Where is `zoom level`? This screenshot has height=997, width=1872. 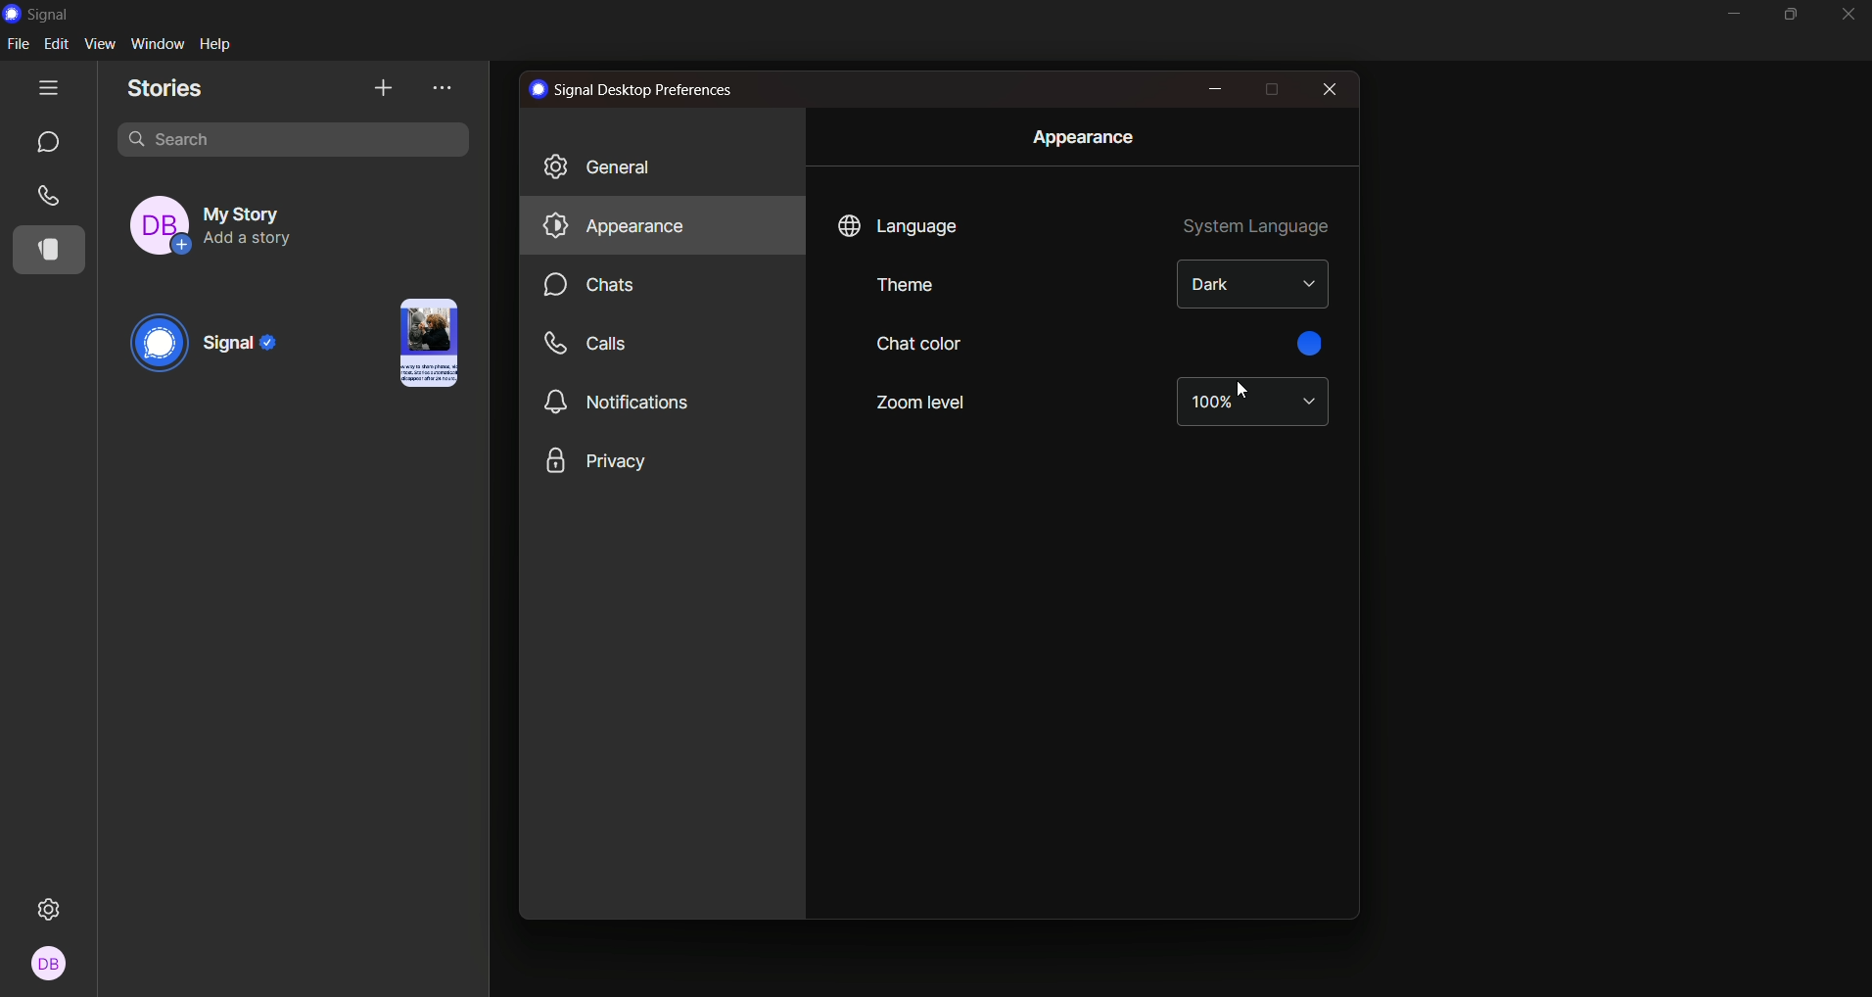 zoom level is located at coordinates (924, 401).